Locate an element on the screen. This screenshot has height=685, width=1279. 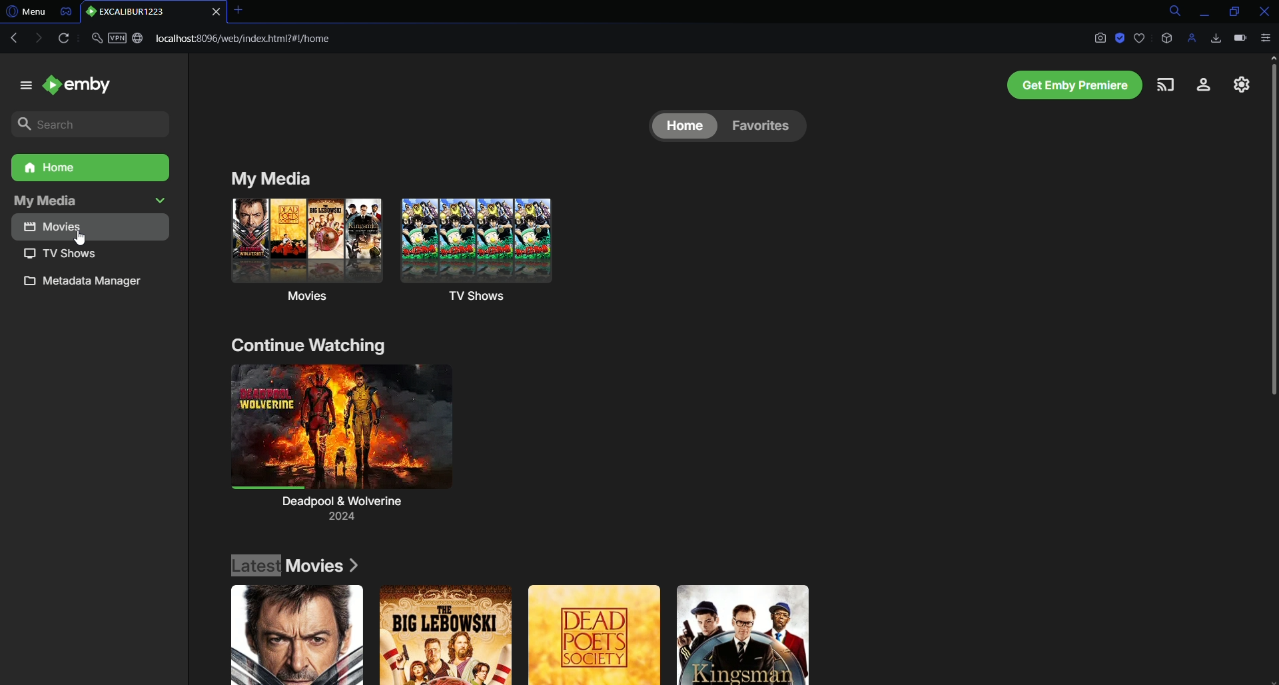
Home is located at coordinates (94, 171).